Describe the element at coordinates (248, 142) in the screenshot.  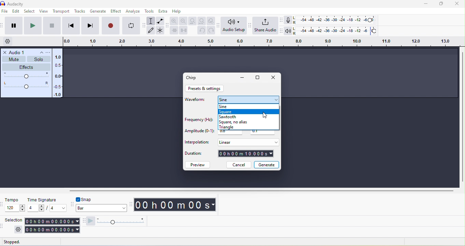
I see `linear` at that location.